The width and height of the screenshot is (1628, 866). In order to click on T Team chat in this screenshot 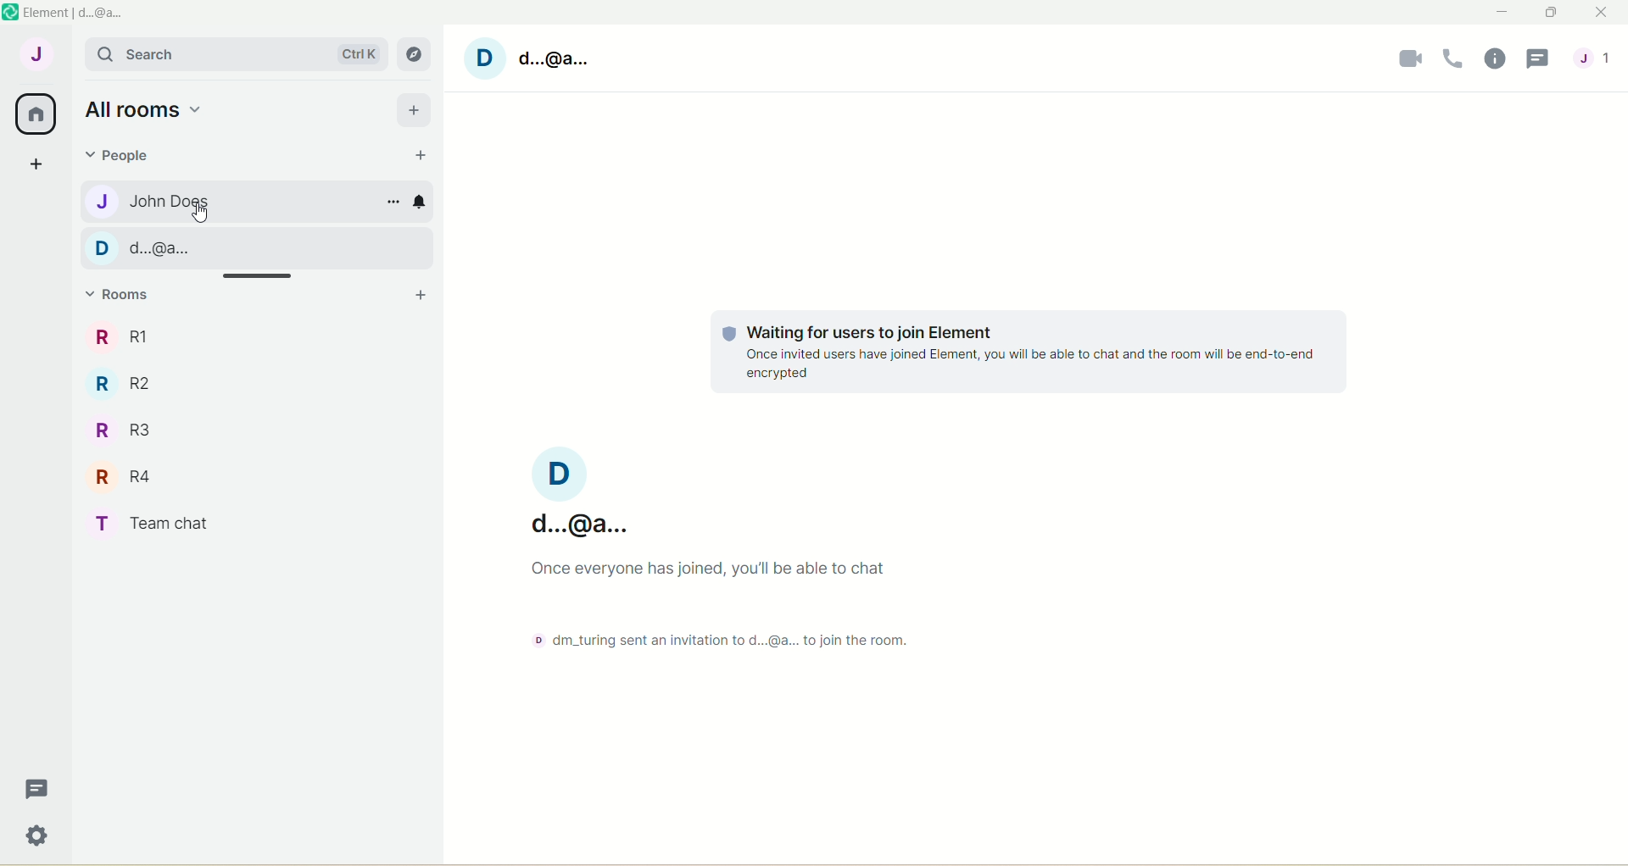, I will do `click(157, 524)`.